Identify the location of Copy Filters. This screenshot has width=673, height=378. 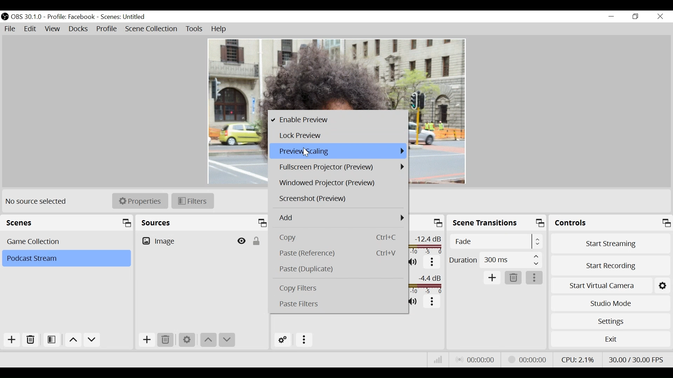
(340, 288).